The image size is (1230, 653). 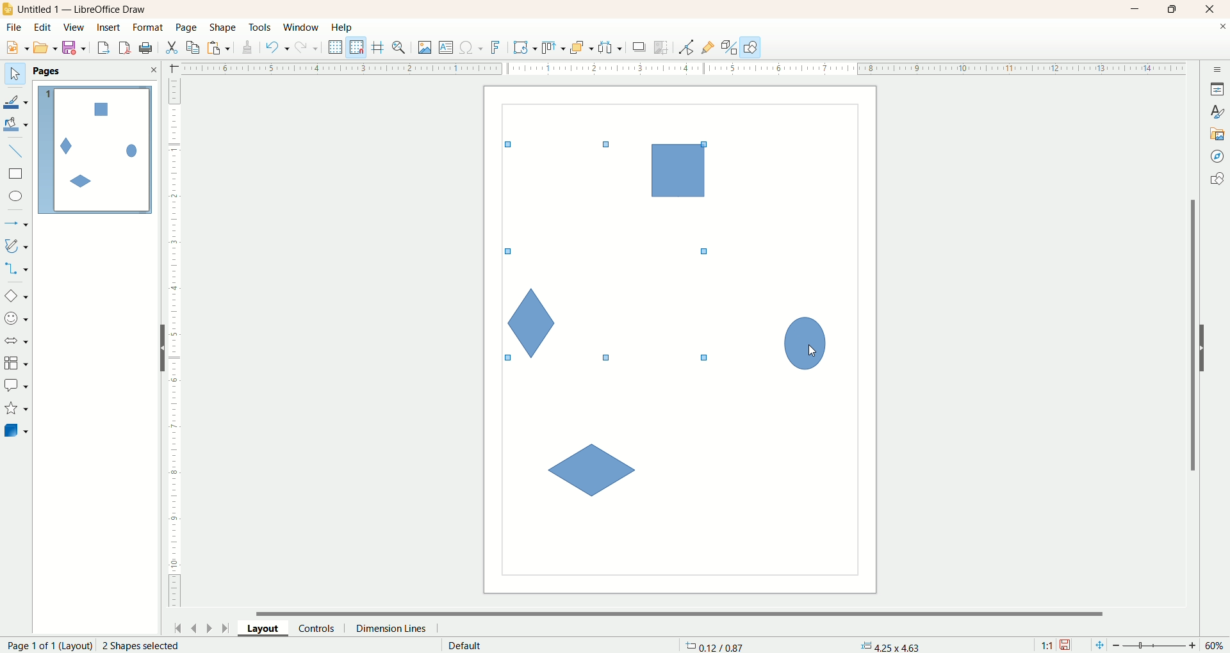 What do you see at coordinates (1218, 68) in the screenshot?
I see `sidebar settings` at bounding box center [1218, 68].